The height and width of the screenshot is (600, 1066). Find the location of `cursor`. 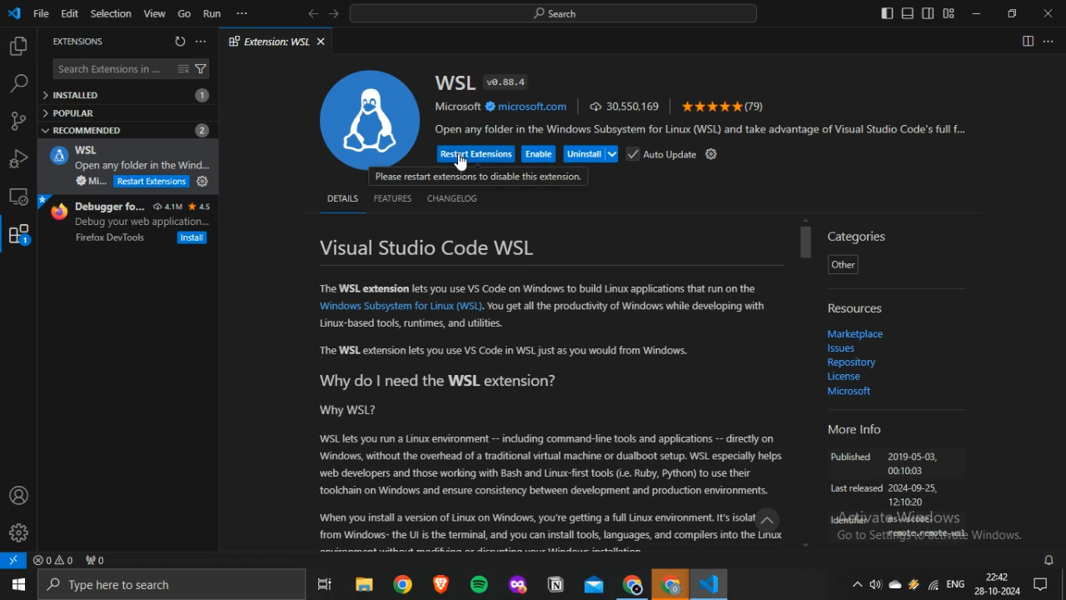

cursor is located at coordinates (461, 162).